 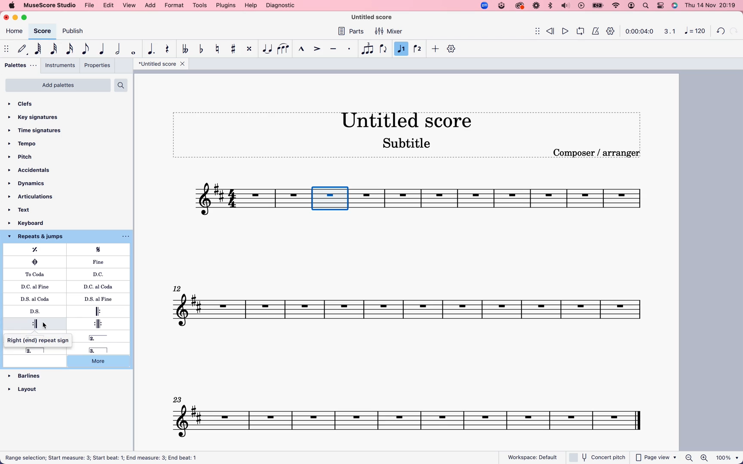 What do you see at coordinates (35, 223) in the screenshot?
I see `keyboard` at bounding box center [35, 223].